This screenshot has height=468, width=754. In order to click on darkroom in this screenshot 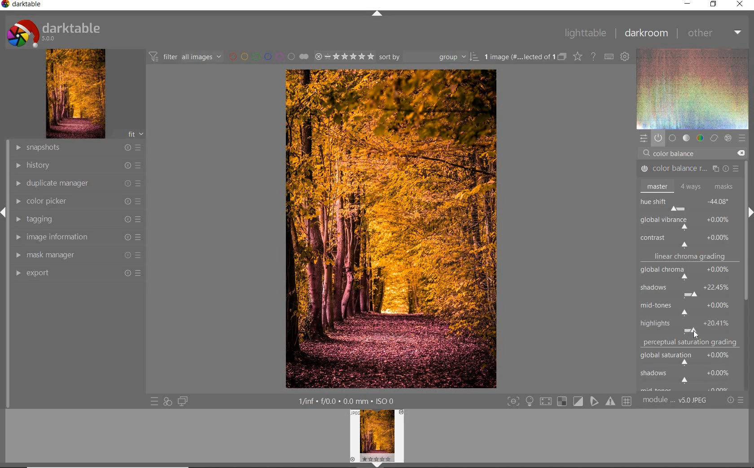, I will do `click(647, 33)`.